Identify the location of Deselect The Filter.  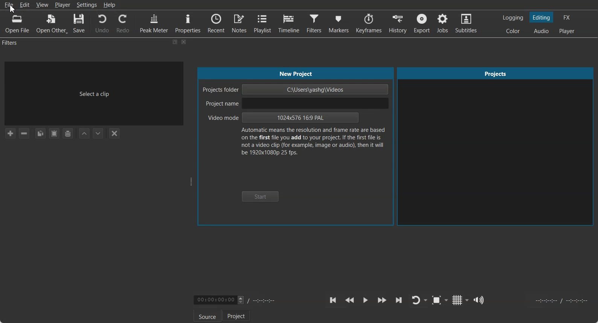
(114, 133).